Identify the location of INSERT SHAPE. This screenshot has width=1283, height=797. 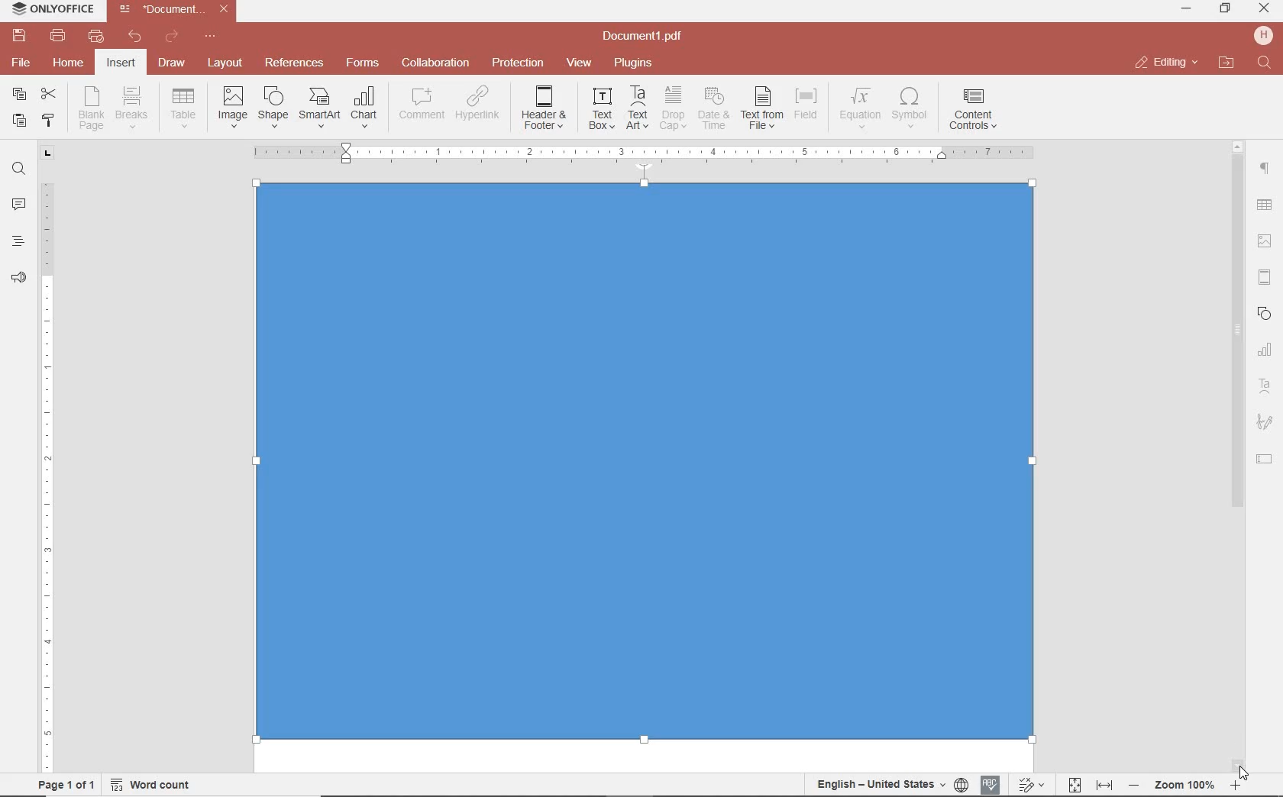
(272, 106).